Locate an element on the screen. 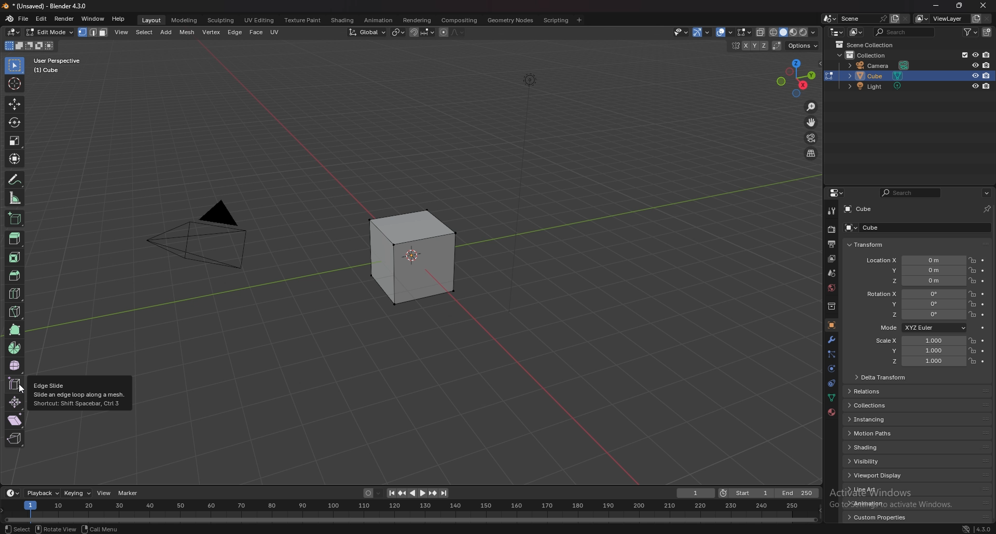  disable in render is located at coordinates (987, 55).